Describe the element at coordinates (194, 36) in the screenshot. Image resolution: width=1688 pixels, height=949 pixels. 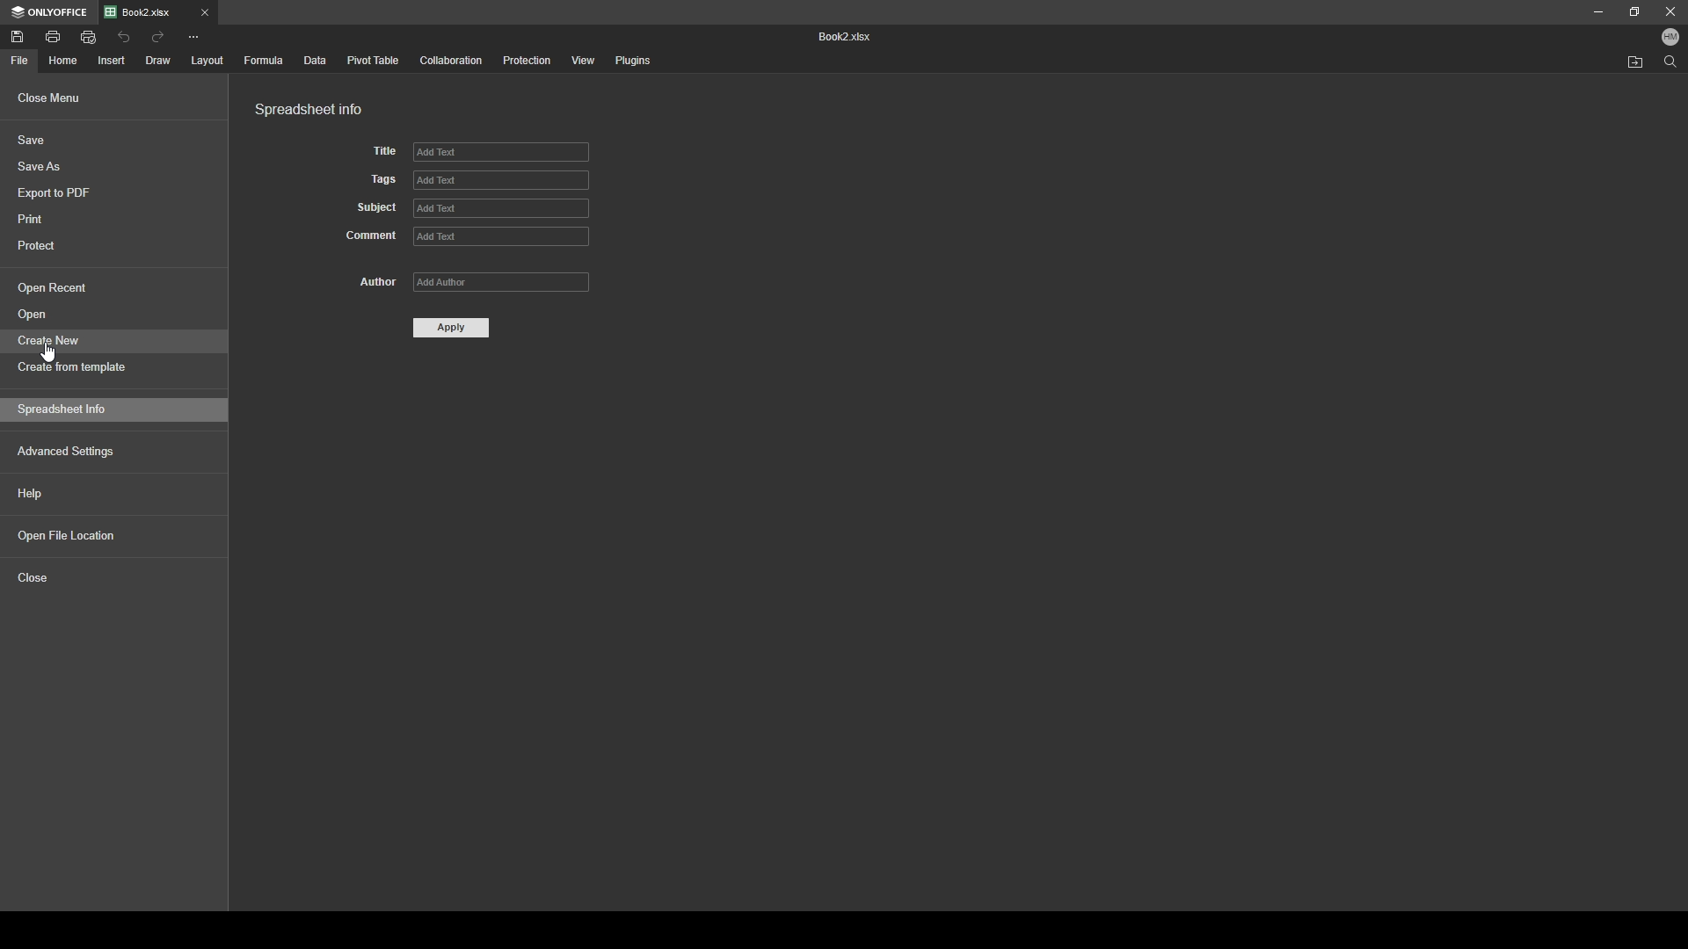
I see `more options` at that location.